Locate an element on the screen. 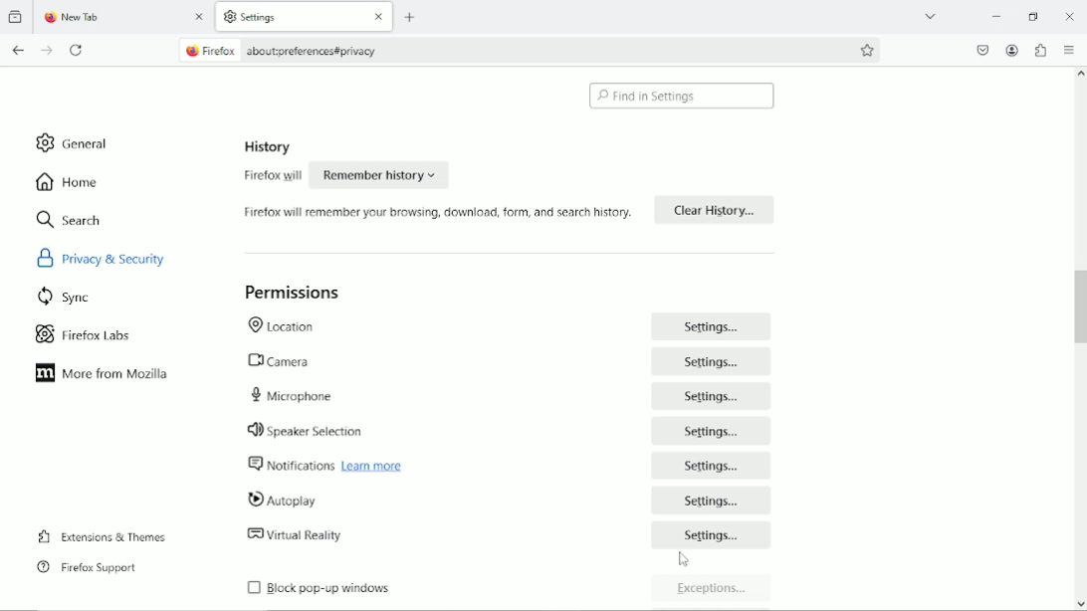  new tab is located at coordinates (97, 18).